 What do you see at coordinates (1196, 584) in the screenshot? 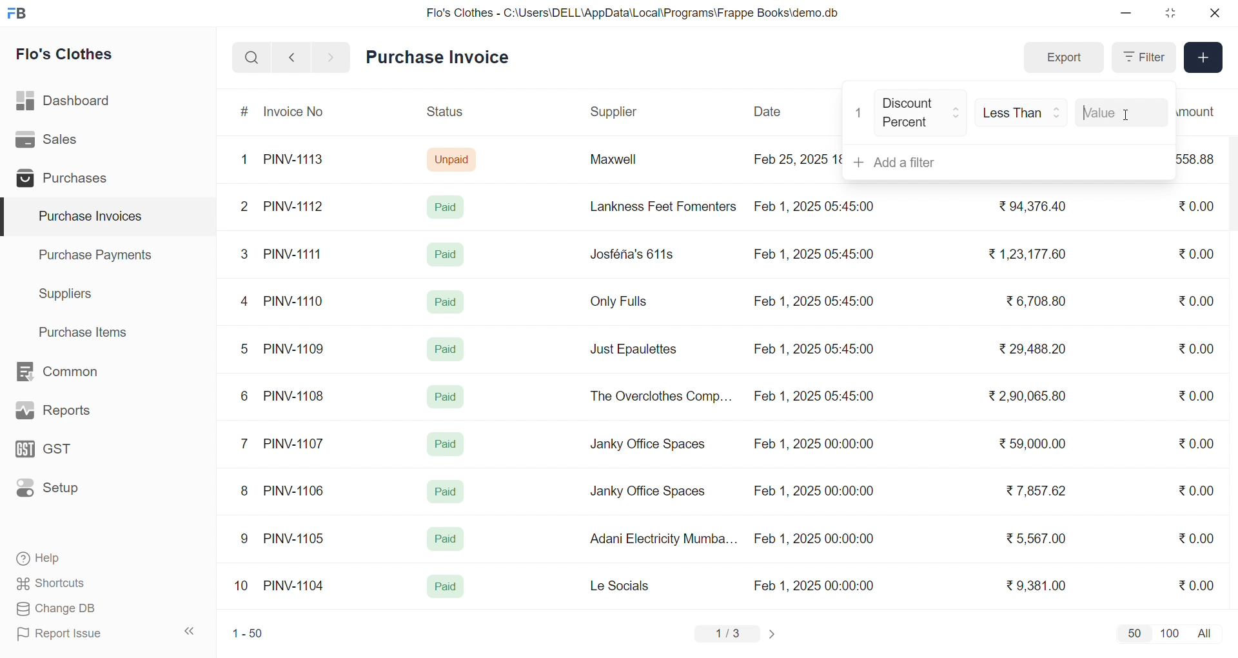
I see `₹0.00` at bounding box center [1196, 584].